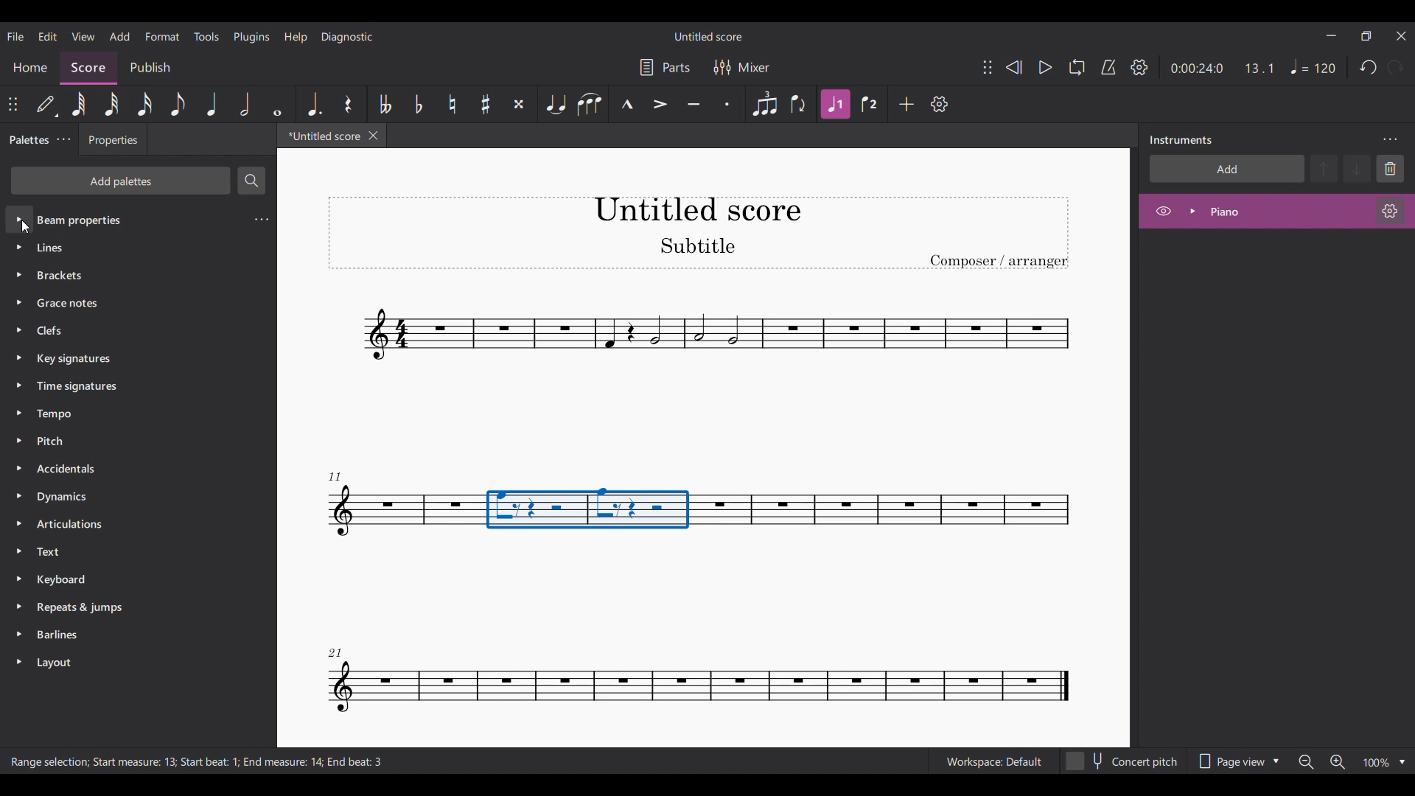  I want to click on Customize toolbar, so click(939, 105).